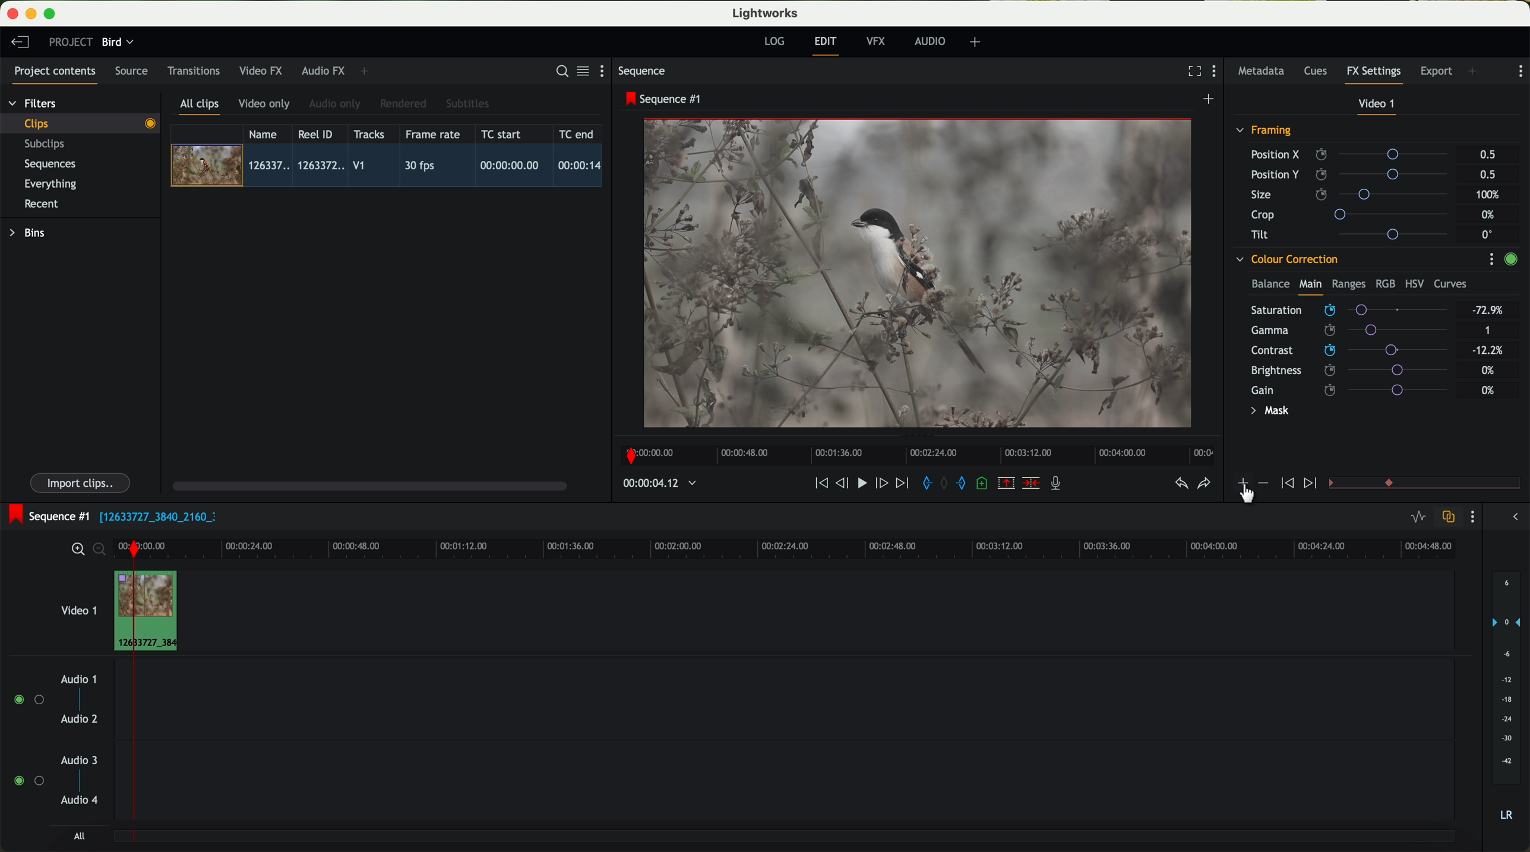 This screenshot has width=1530, height=852. I want to click on clear marks, so click(945, 483).